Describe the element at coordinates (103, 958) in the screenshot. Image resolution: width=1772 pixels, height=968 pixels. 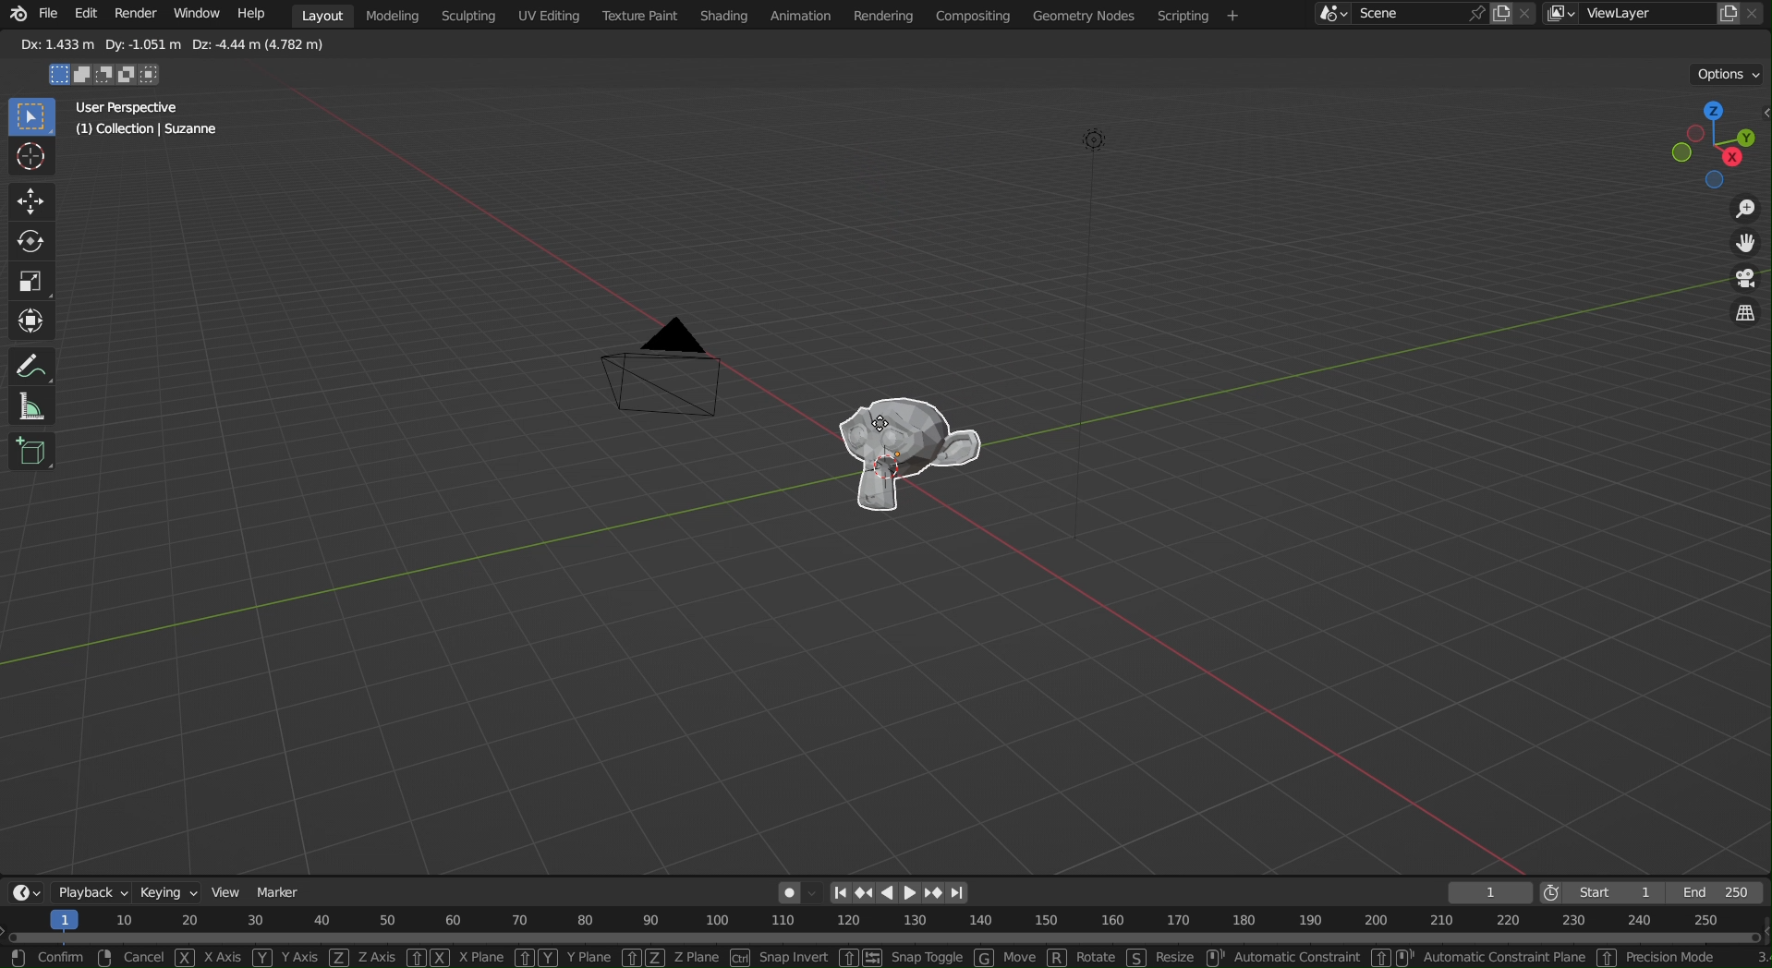
I see `right click` at that location.